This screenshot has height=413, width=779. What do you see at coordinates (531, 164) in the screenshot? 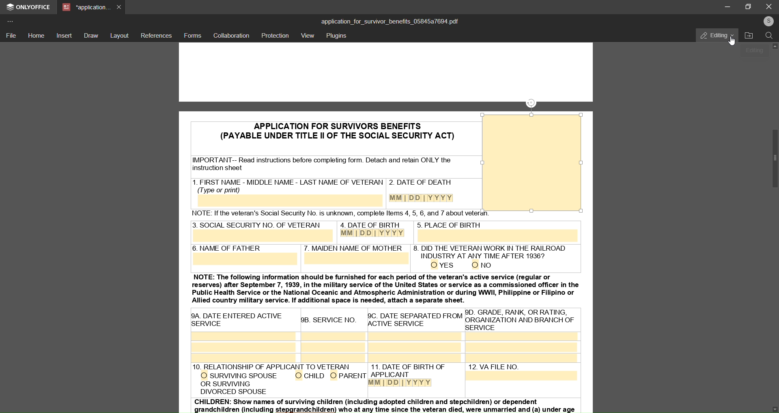
I see `profile picture space` at bounding box center [531, 164].